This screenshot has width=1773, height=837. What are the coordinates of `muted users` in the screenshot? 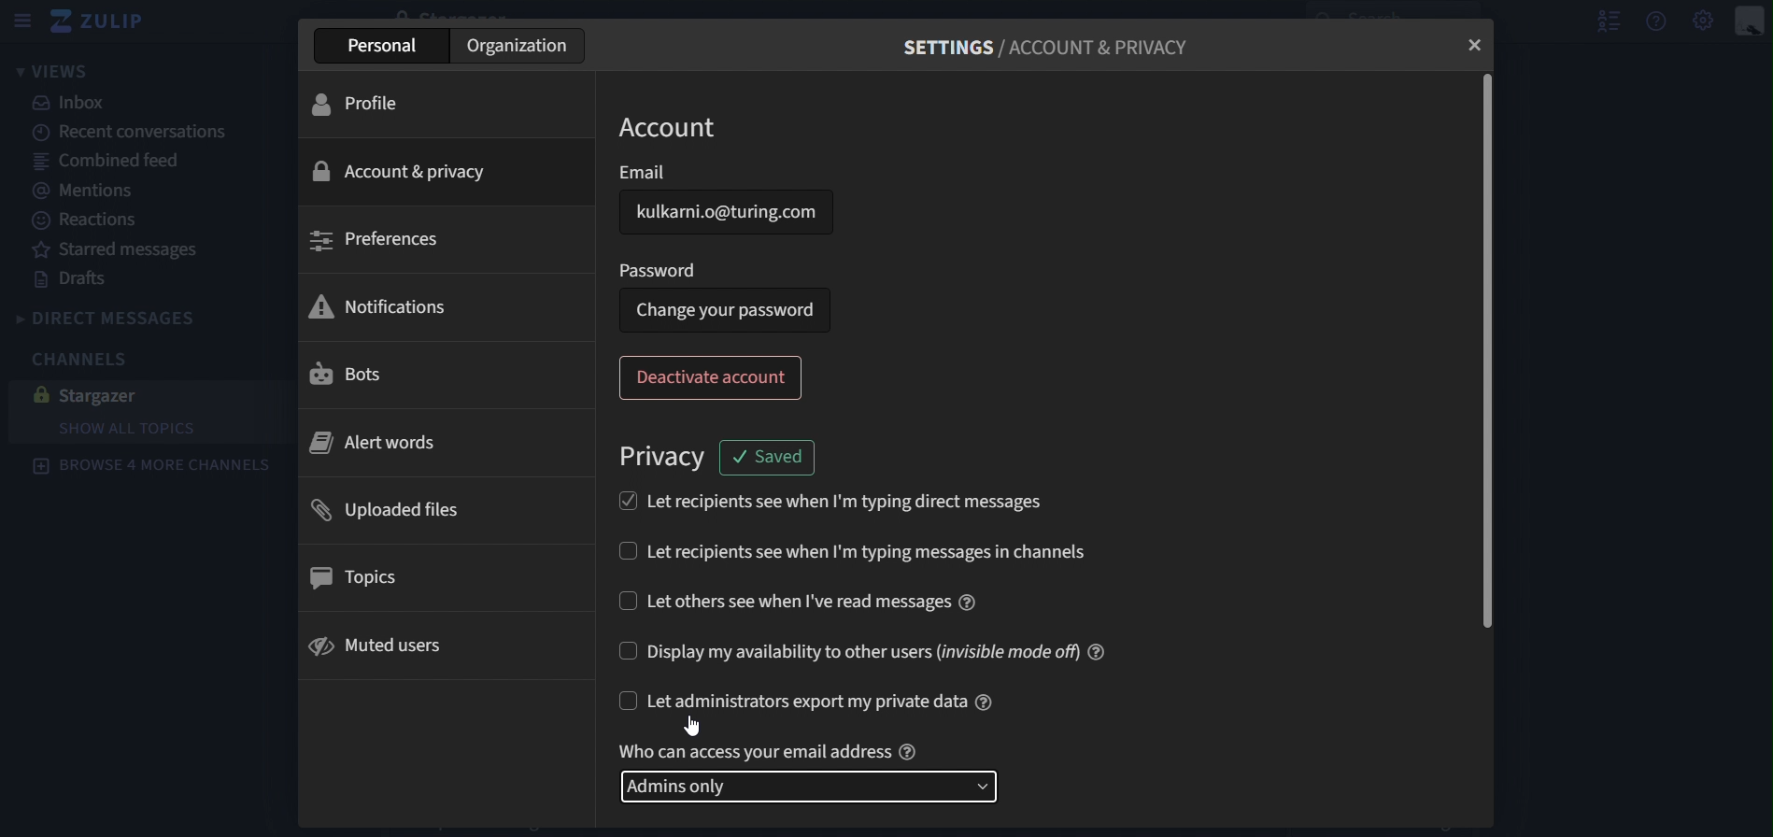 It's located at (383, 646).